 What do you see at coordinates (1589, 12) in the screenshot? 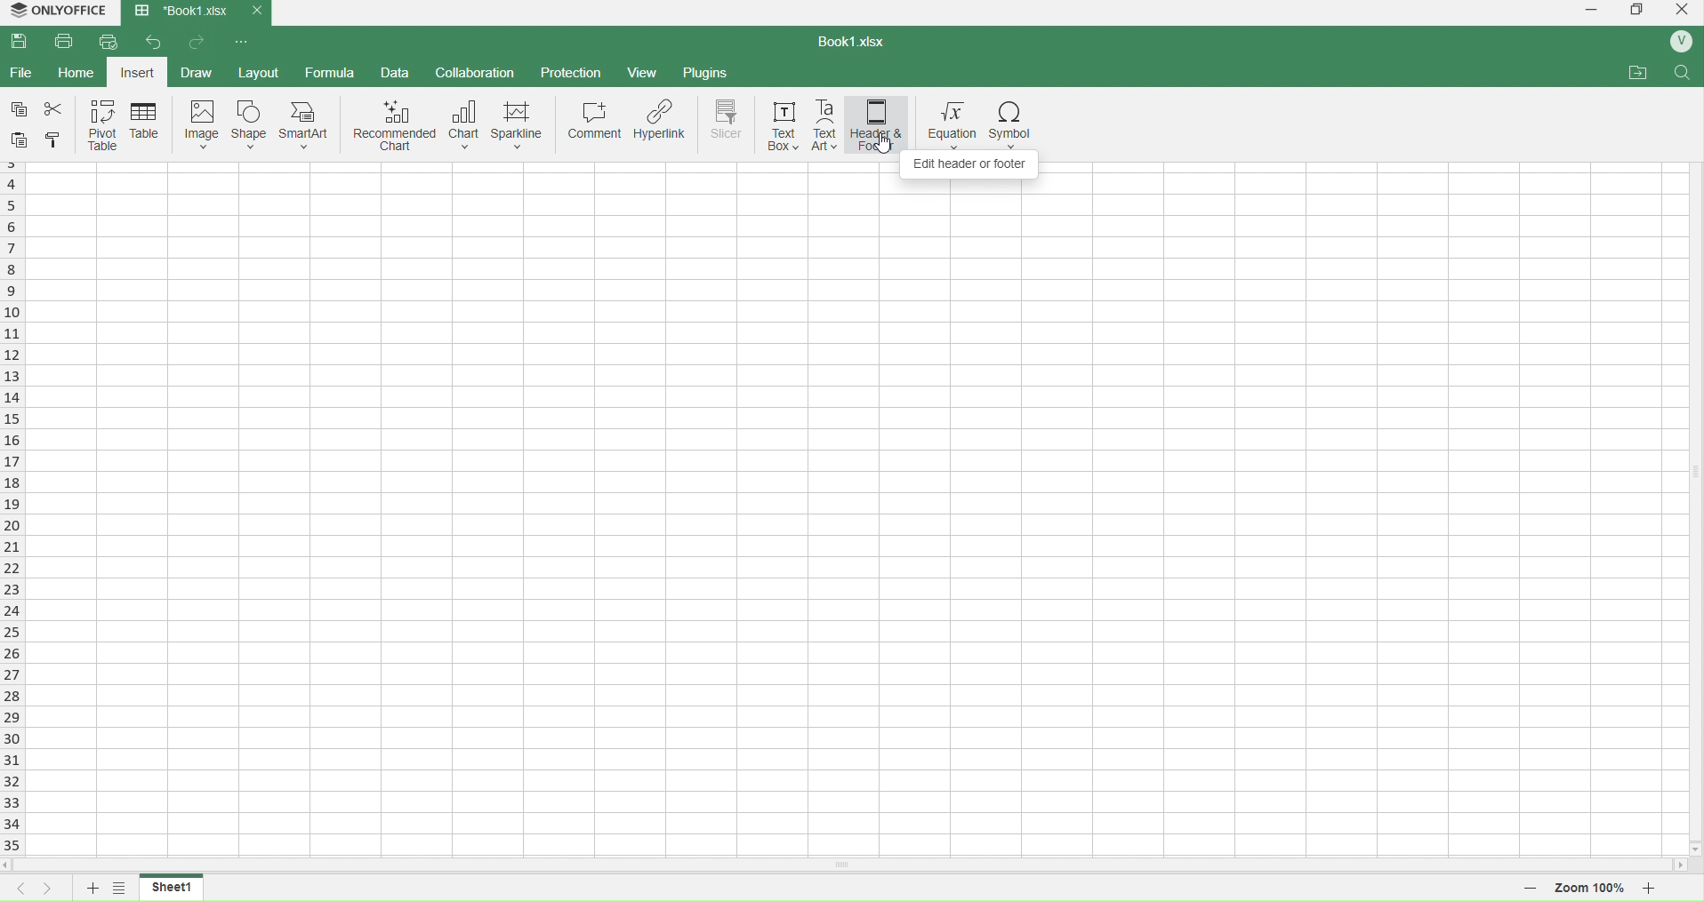
I see `minimize` at bounding box center [1589, 12].